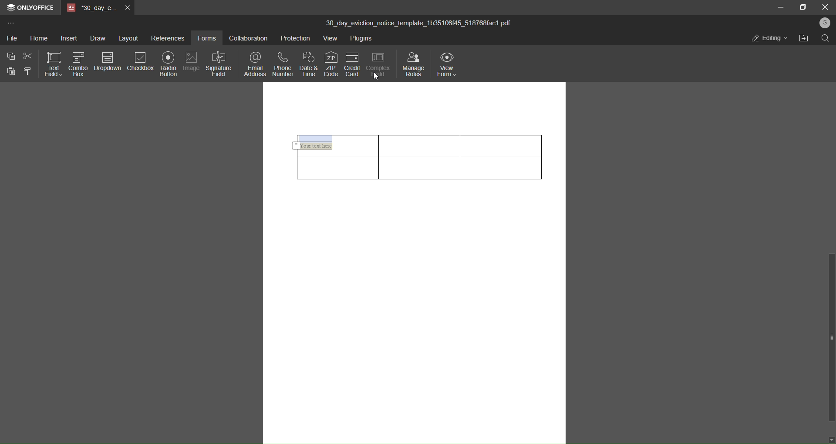  I want to click on draw, so click(96, 38).